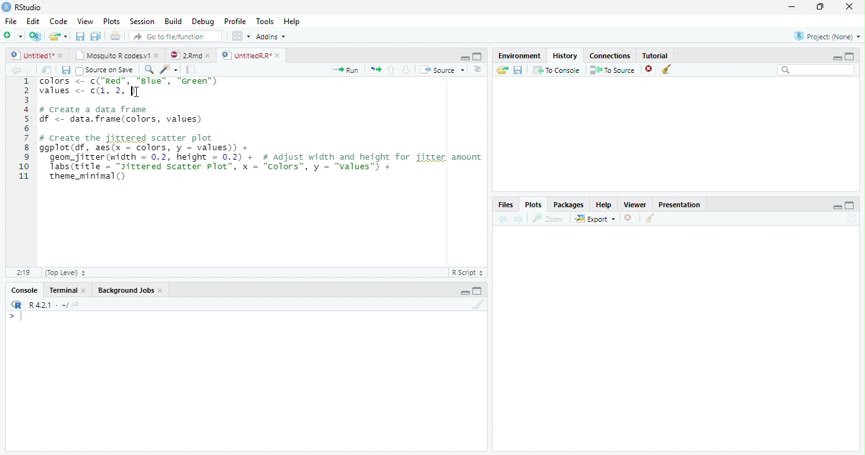  I want to click on R Script, so click(468, 272).